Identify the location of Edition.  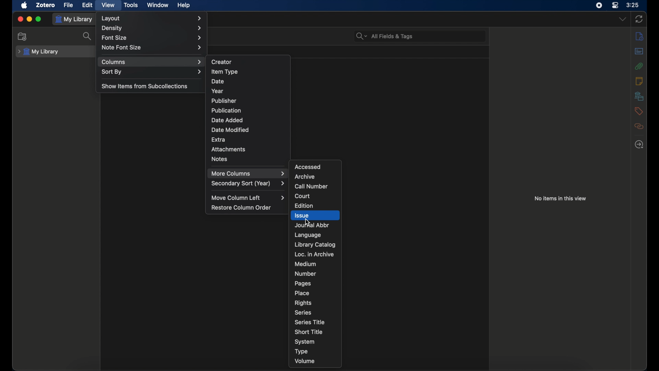
(304, 206).